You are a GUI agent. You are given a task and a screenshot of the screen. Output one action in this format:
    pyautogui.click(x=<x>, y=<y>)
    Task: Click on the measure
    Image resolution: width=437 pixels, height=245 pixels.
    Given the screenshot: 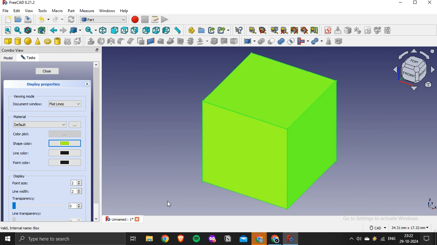 What is the action you would take?
    pyautogui.click(x=87, y=11)
    